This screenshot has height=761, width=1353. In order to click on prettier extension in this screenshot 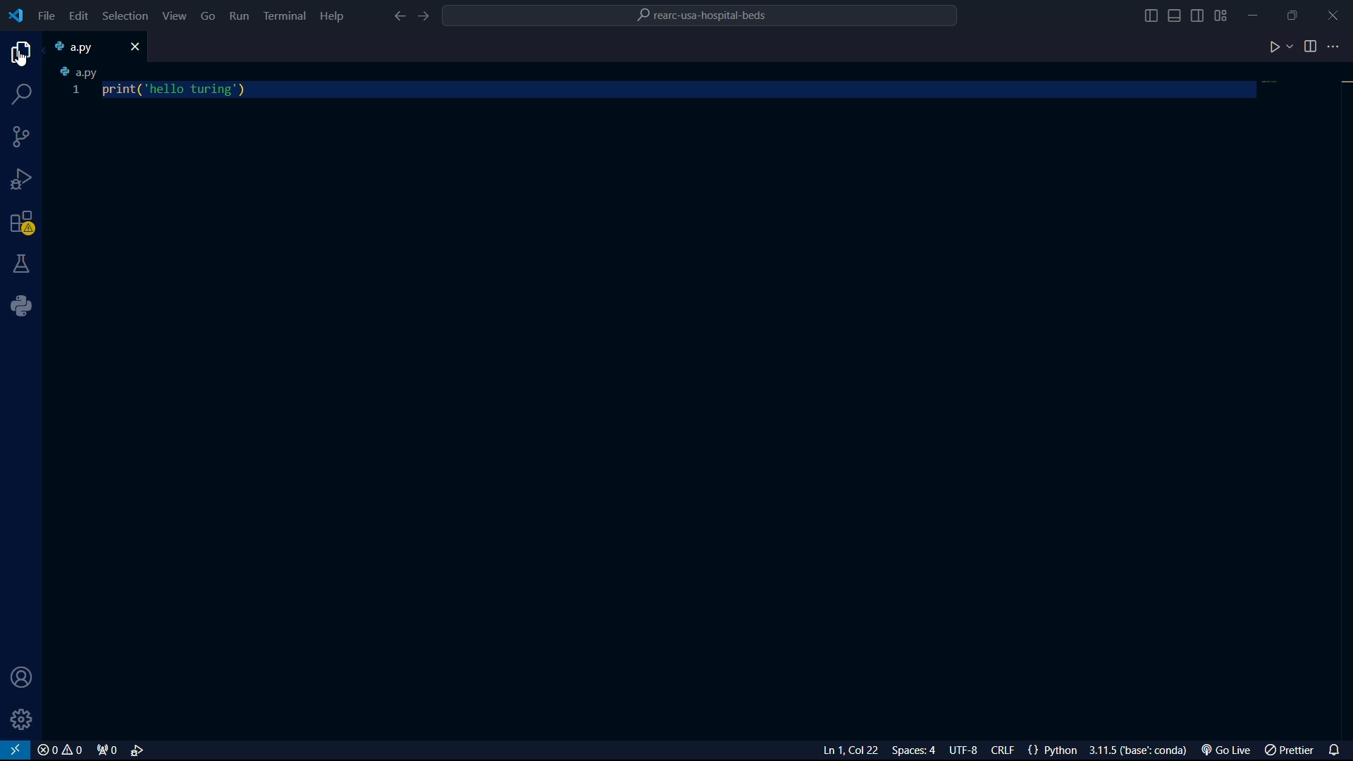, I will do `click(1287, 751)`.